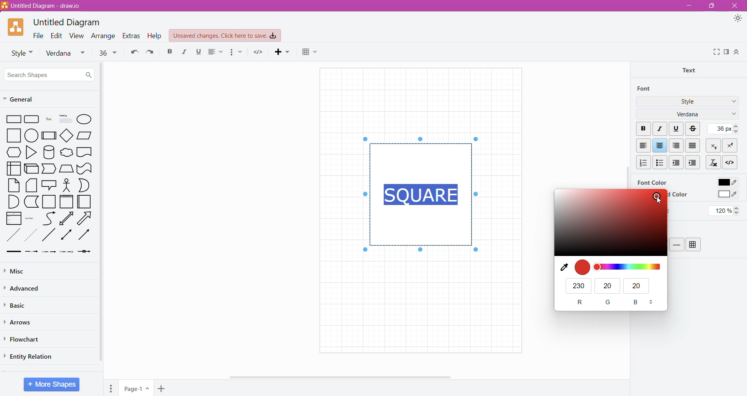  I want to click on Search Shapes, so click(49, 74).